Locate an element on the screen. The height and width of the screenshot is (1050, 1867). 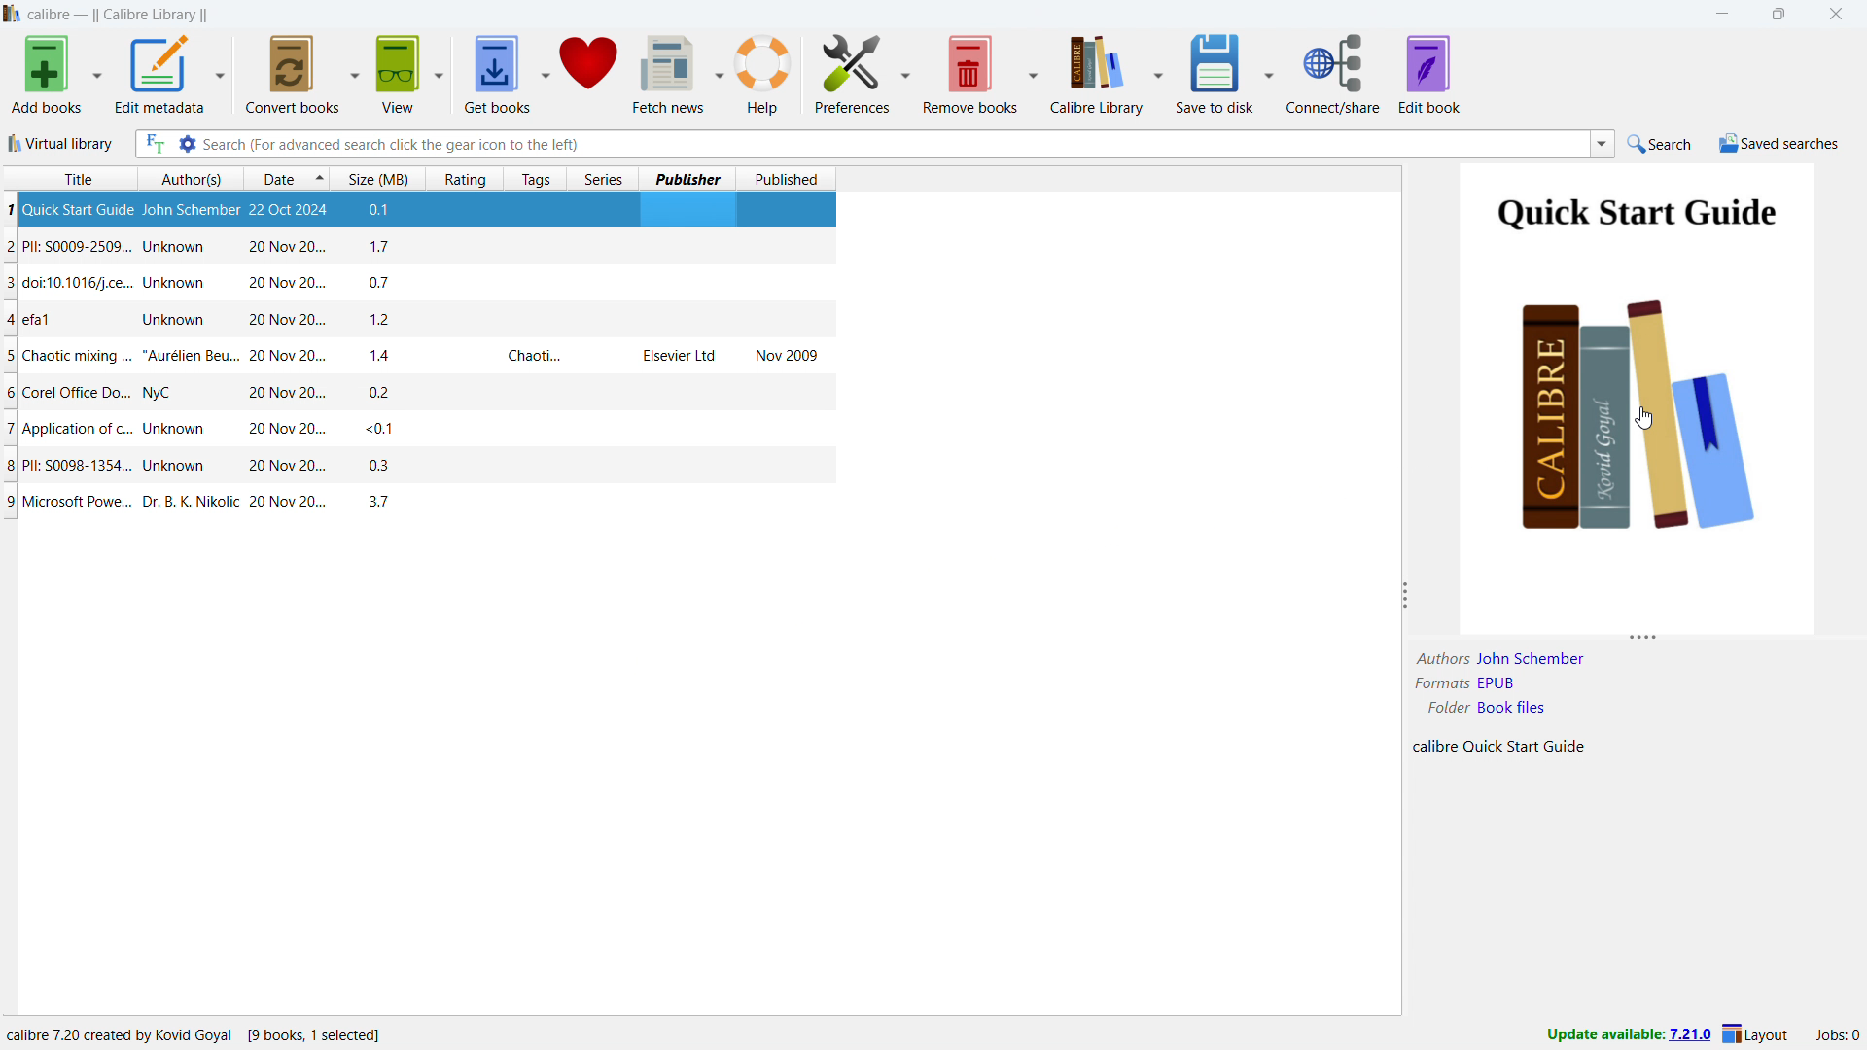
title is located at coordinates (66, 178).